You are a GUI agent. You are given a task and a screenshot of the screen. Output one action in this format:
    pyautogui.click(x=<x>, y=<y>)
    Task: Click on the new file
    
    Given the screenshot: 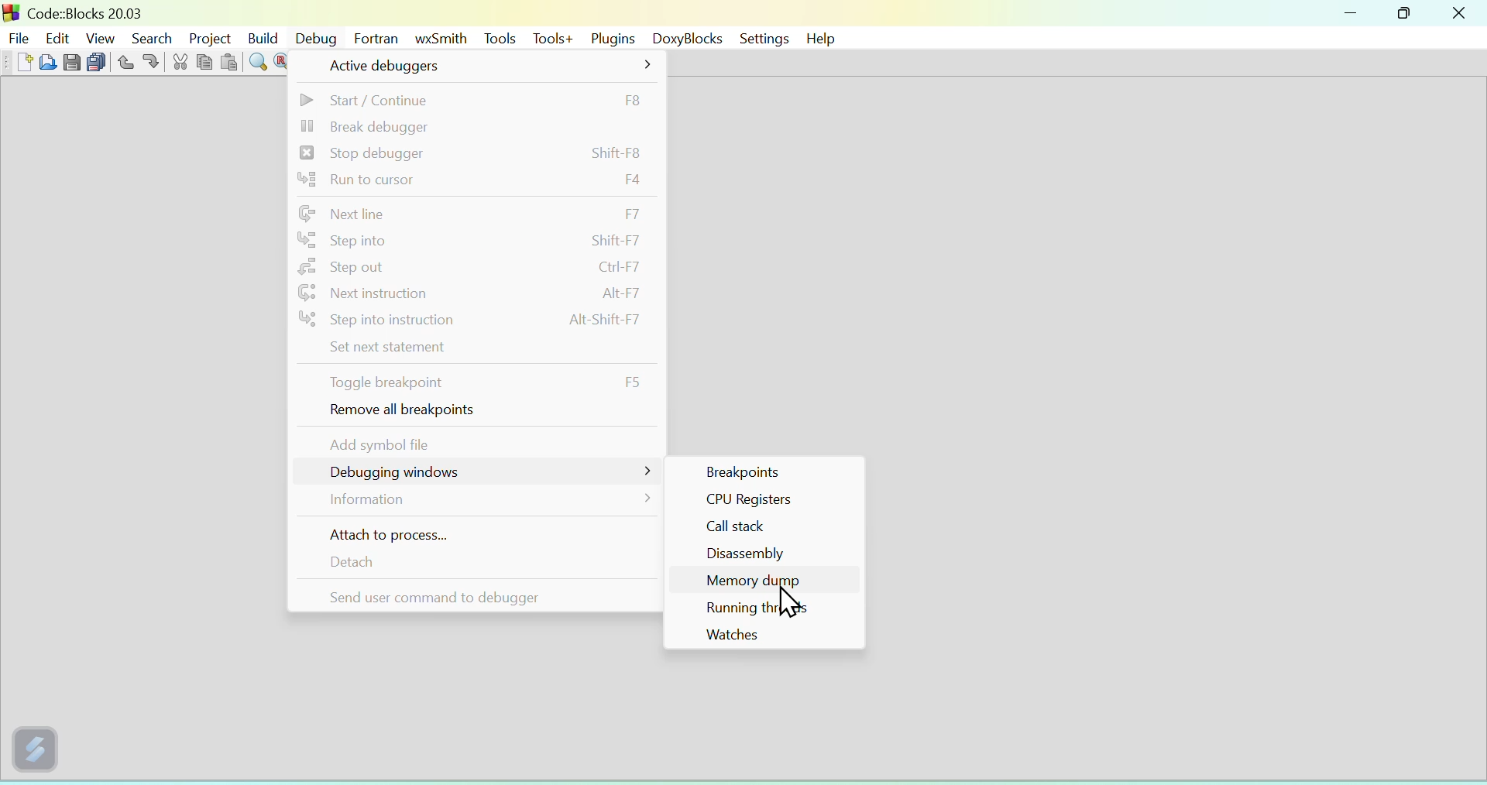 What is the action you would take?
    pyautogui.click(x=22, y=62)
    